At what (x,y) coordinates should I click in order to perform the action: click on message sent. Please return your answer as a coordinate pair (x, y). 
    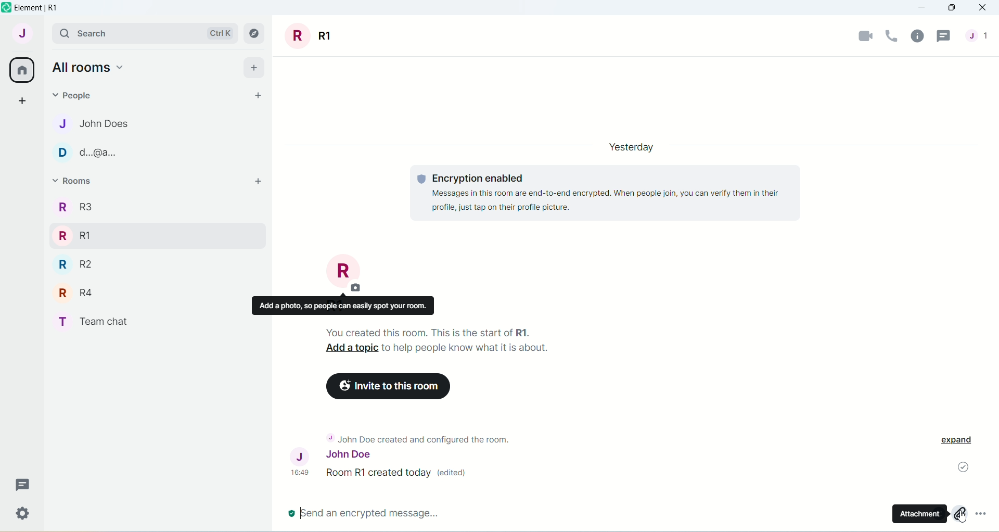
    Looking at the image, I should click on (961, 468).